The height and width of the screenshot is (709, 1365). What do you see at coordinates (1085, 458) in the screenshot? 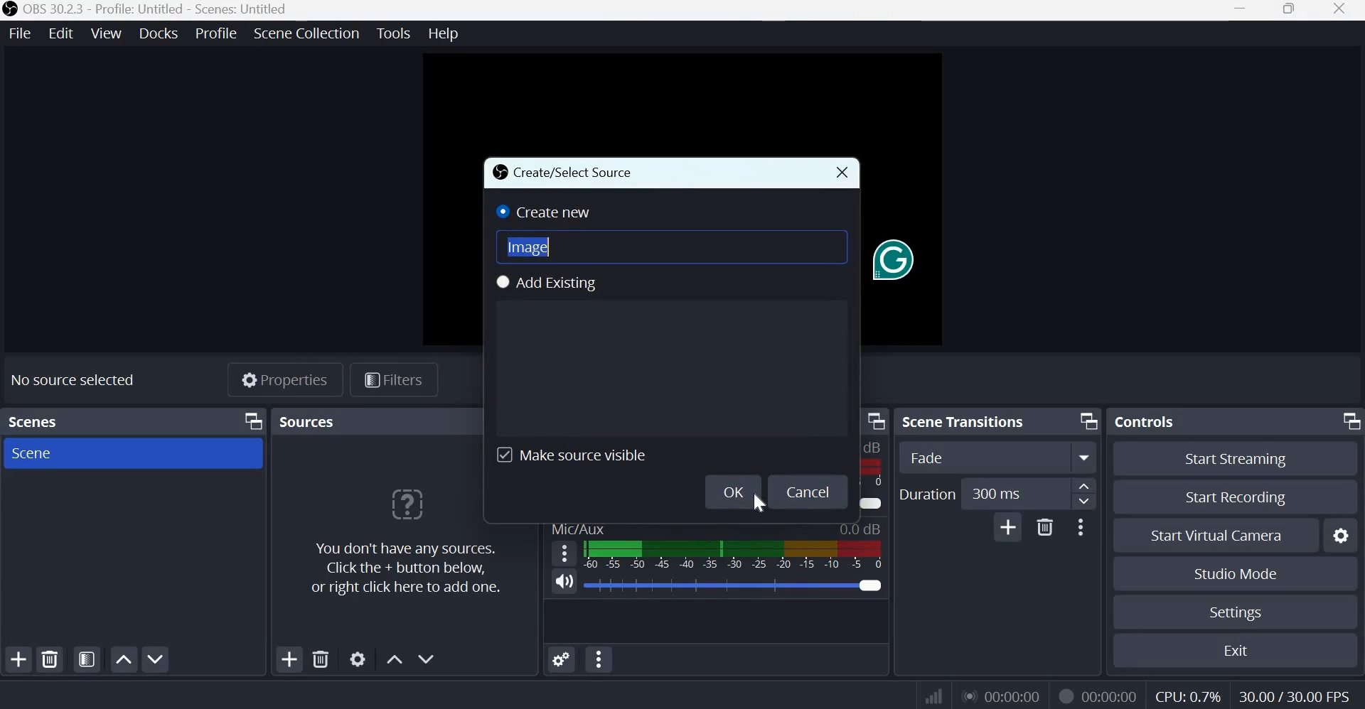
I see `More options` at bounding box center [1085, 458].